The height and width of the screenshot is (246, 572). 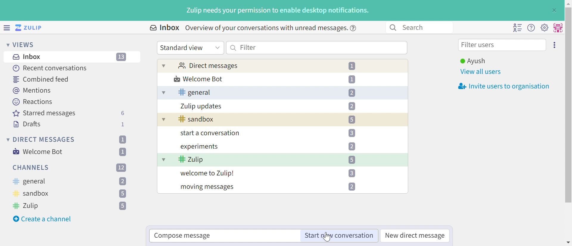 I want to click on CHANNELS, so click(x=31, y=168).